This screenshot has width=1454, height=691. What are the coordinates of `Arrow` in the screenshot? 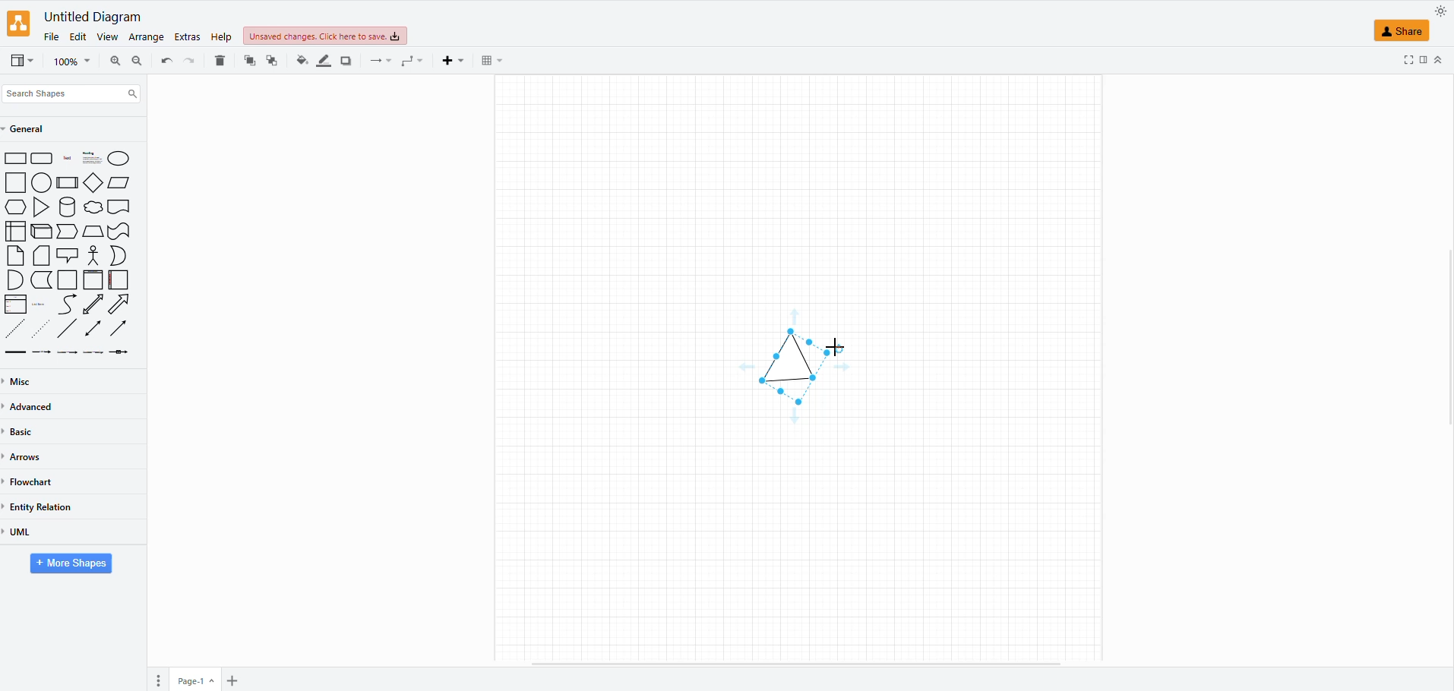 It's located at (119, 327).